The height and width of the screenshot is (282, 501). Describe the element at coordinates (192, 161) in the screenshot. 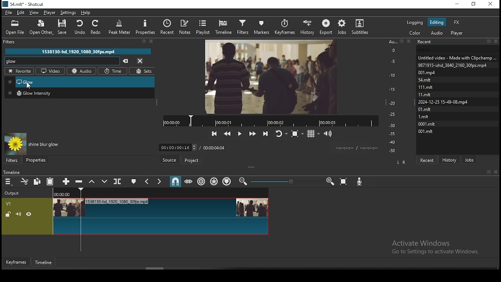

I see `project` at that location.